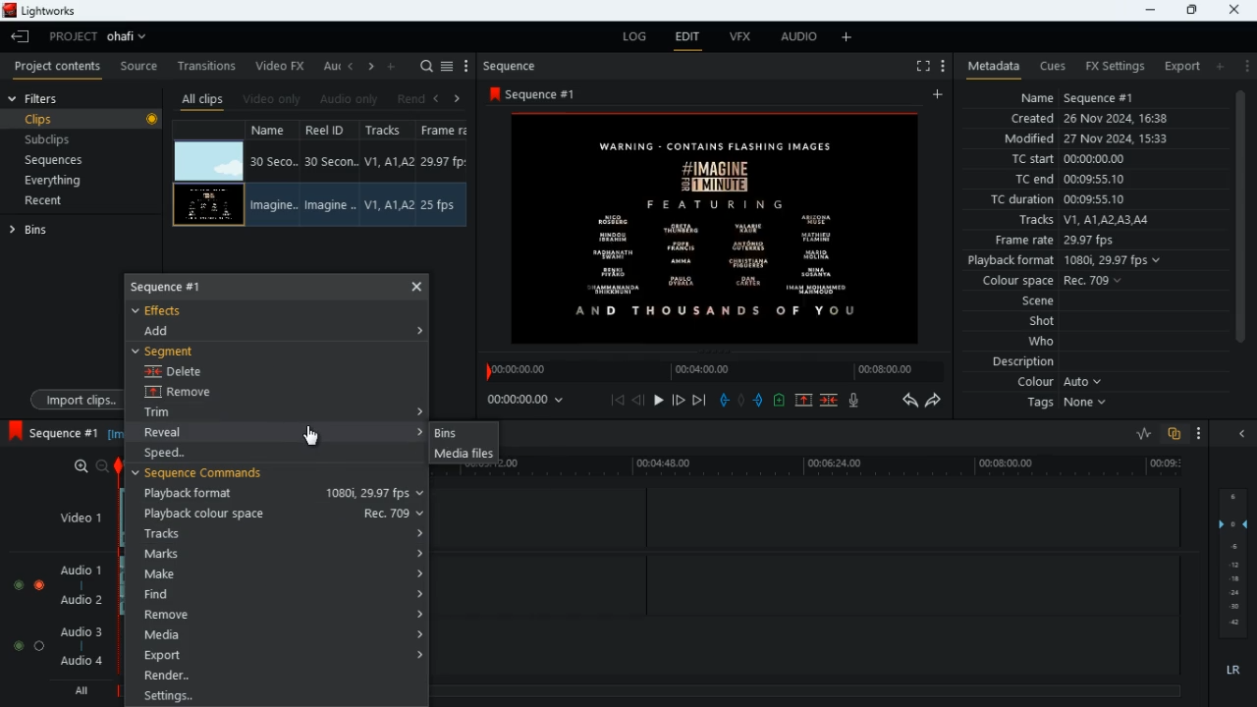 The width and height of the screenshot is (1257, 707). Describe the element at coordinates (1059, 280) in the screenshot. I see `colour space` at that location.